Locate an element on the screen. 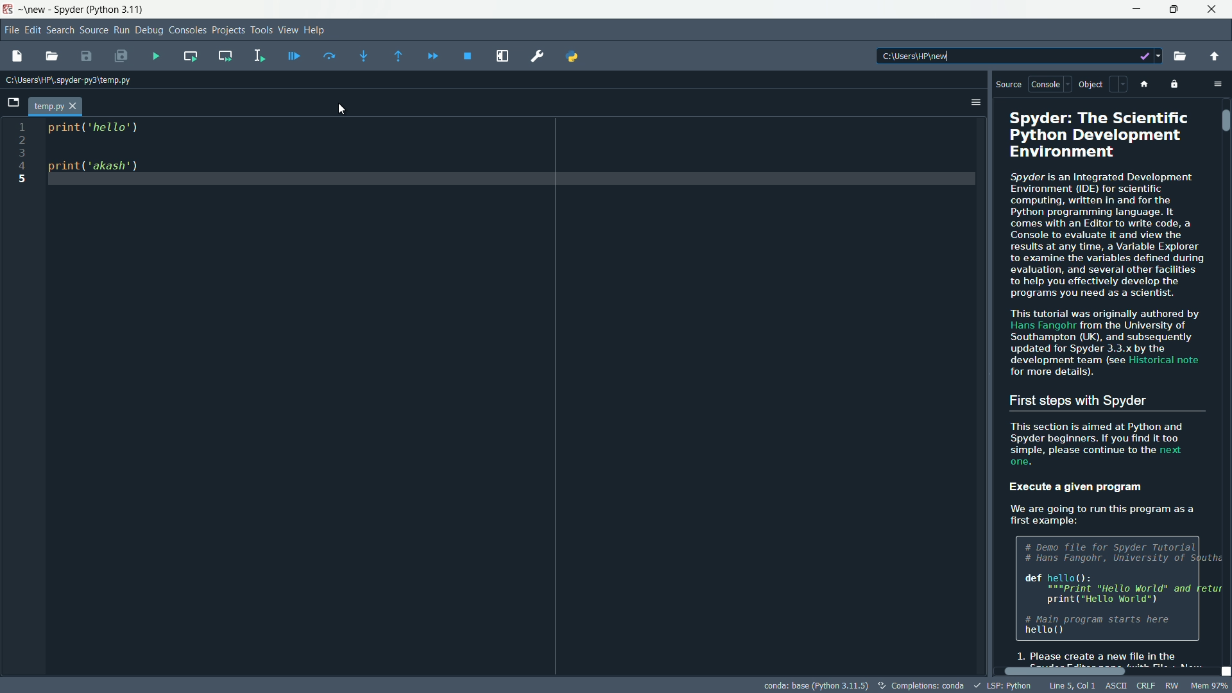  save file is located at coordinates (85, 56).